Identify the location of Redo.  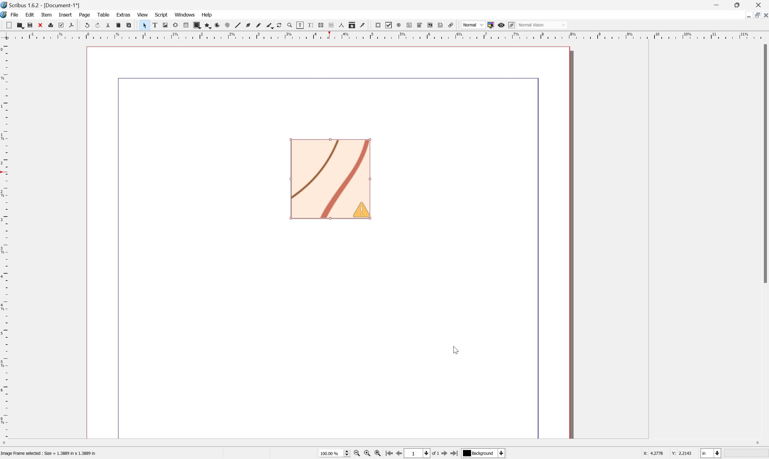
(97, 25).